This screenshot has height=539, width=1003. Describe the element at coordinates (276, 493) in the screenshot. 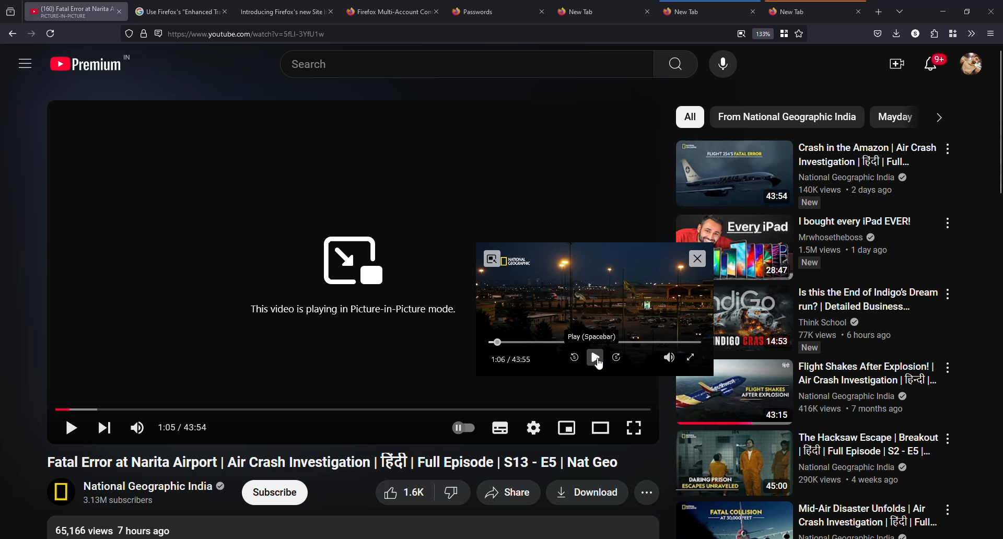

I see `subscribe` at that location.